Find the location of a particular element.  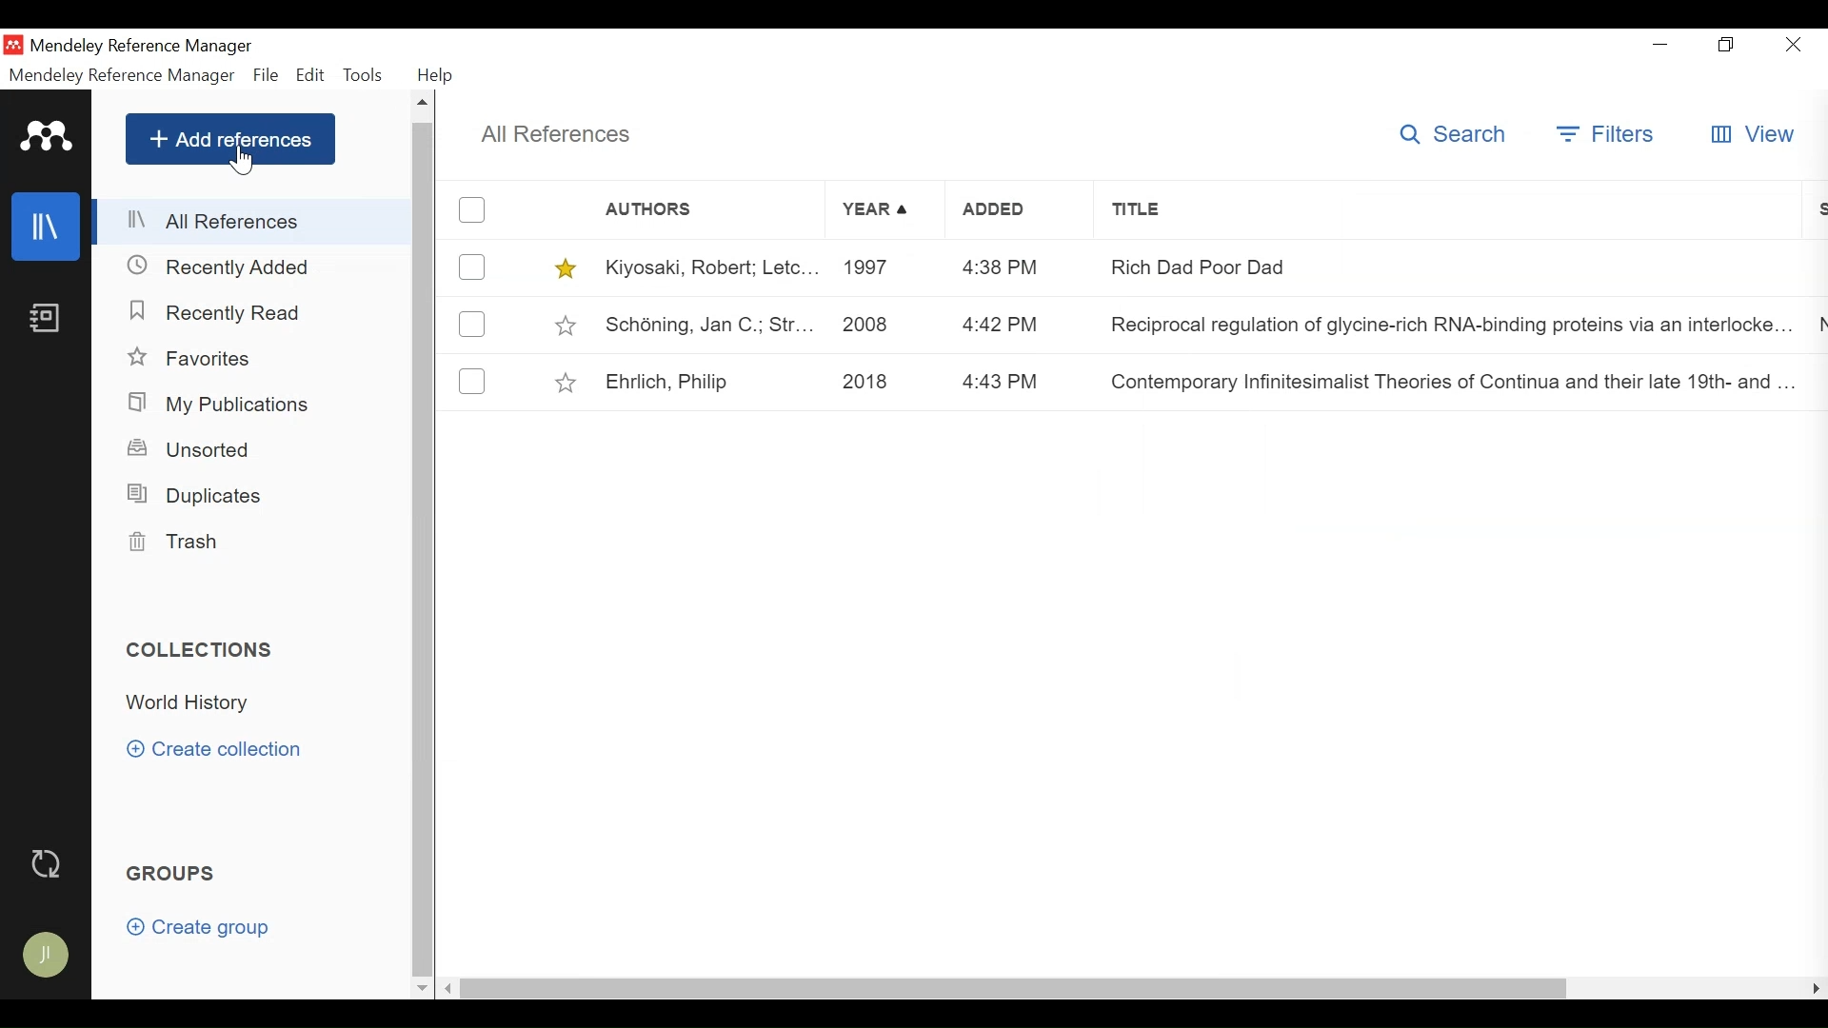

Mendeley Reference Manager is located at coordinates (123, 75).